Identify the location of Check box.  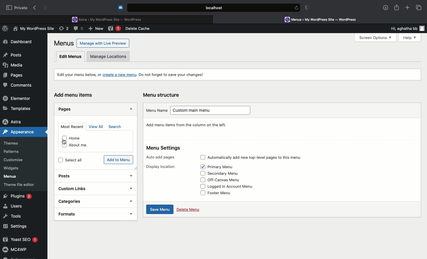
(200, 186).